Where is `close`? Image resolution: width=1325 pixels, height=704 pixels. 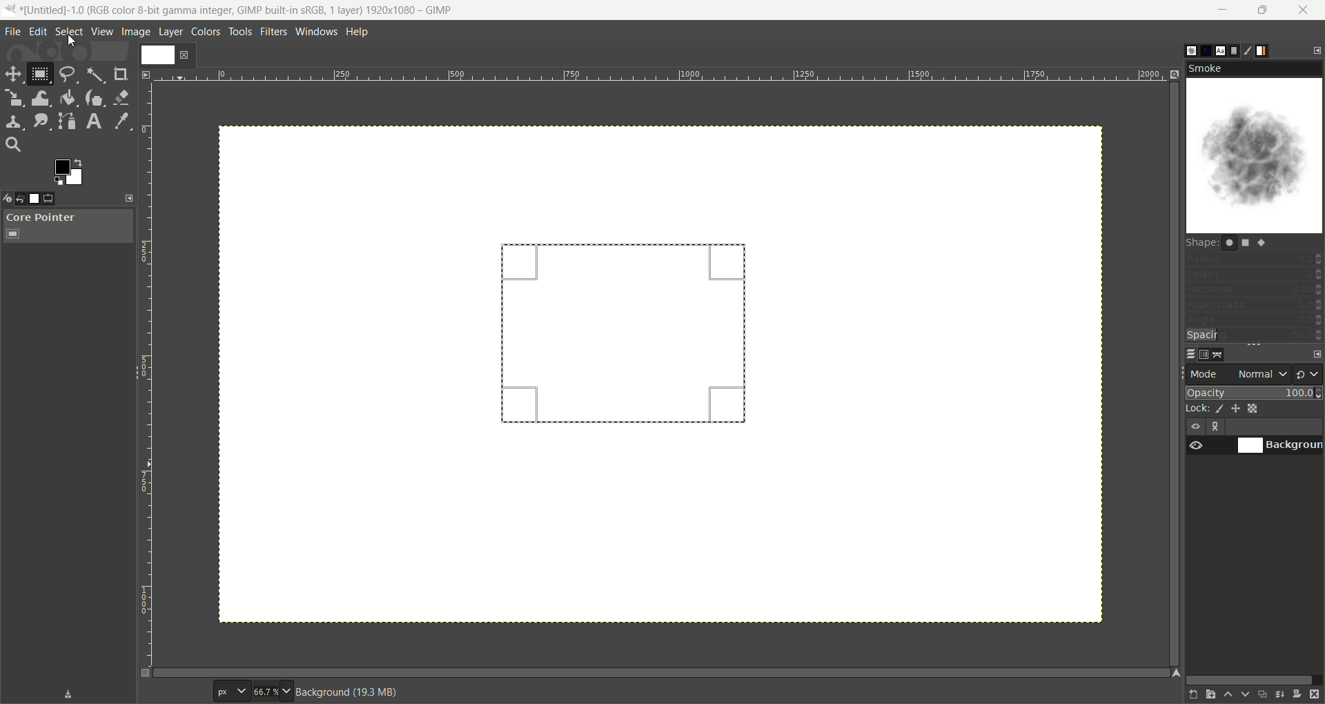 close is located at coordinates (1305, 10).